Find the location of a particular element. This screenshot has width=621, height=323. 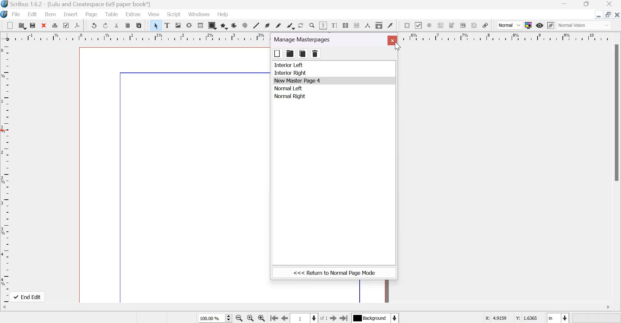

of 1 is located at coordinates (324, 318).